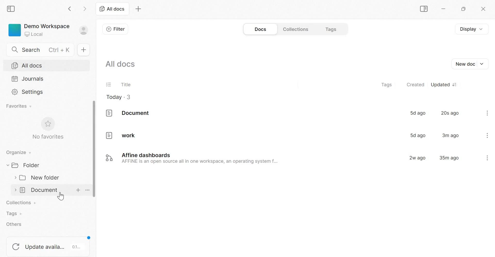 The height and width of the screenshot is (257, 495). Describe the element at coordinates (295, 29) in the screenshot. I see `Collections` at that location.